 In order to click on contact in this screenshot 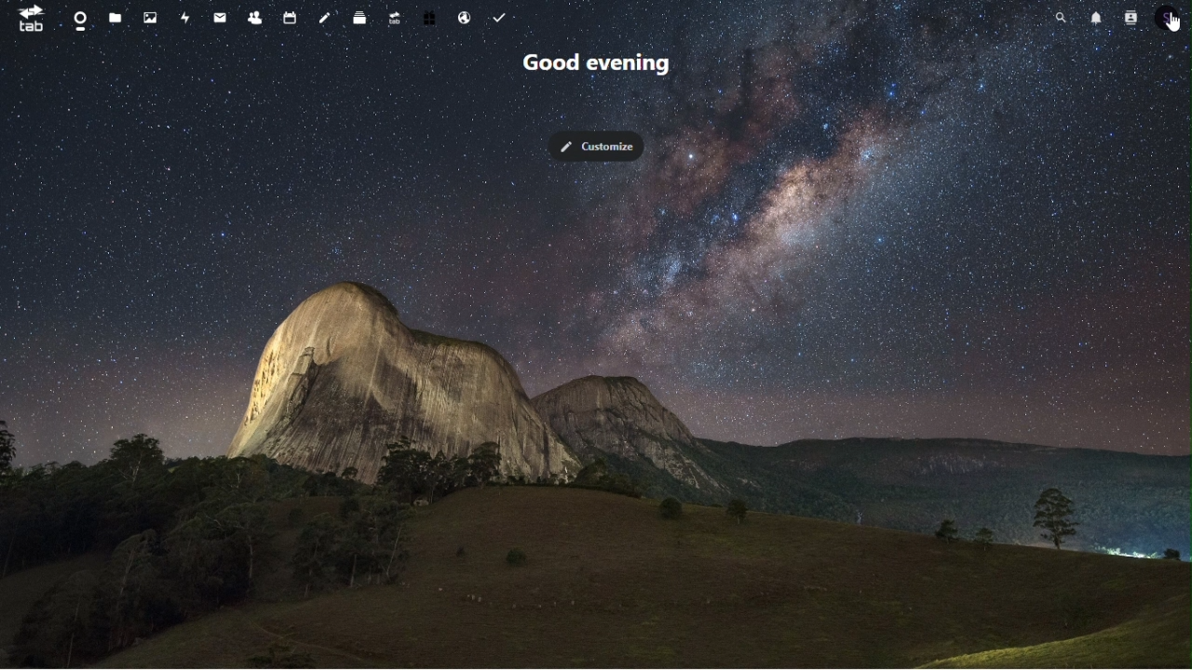, I will do `click(1131, 18)`.